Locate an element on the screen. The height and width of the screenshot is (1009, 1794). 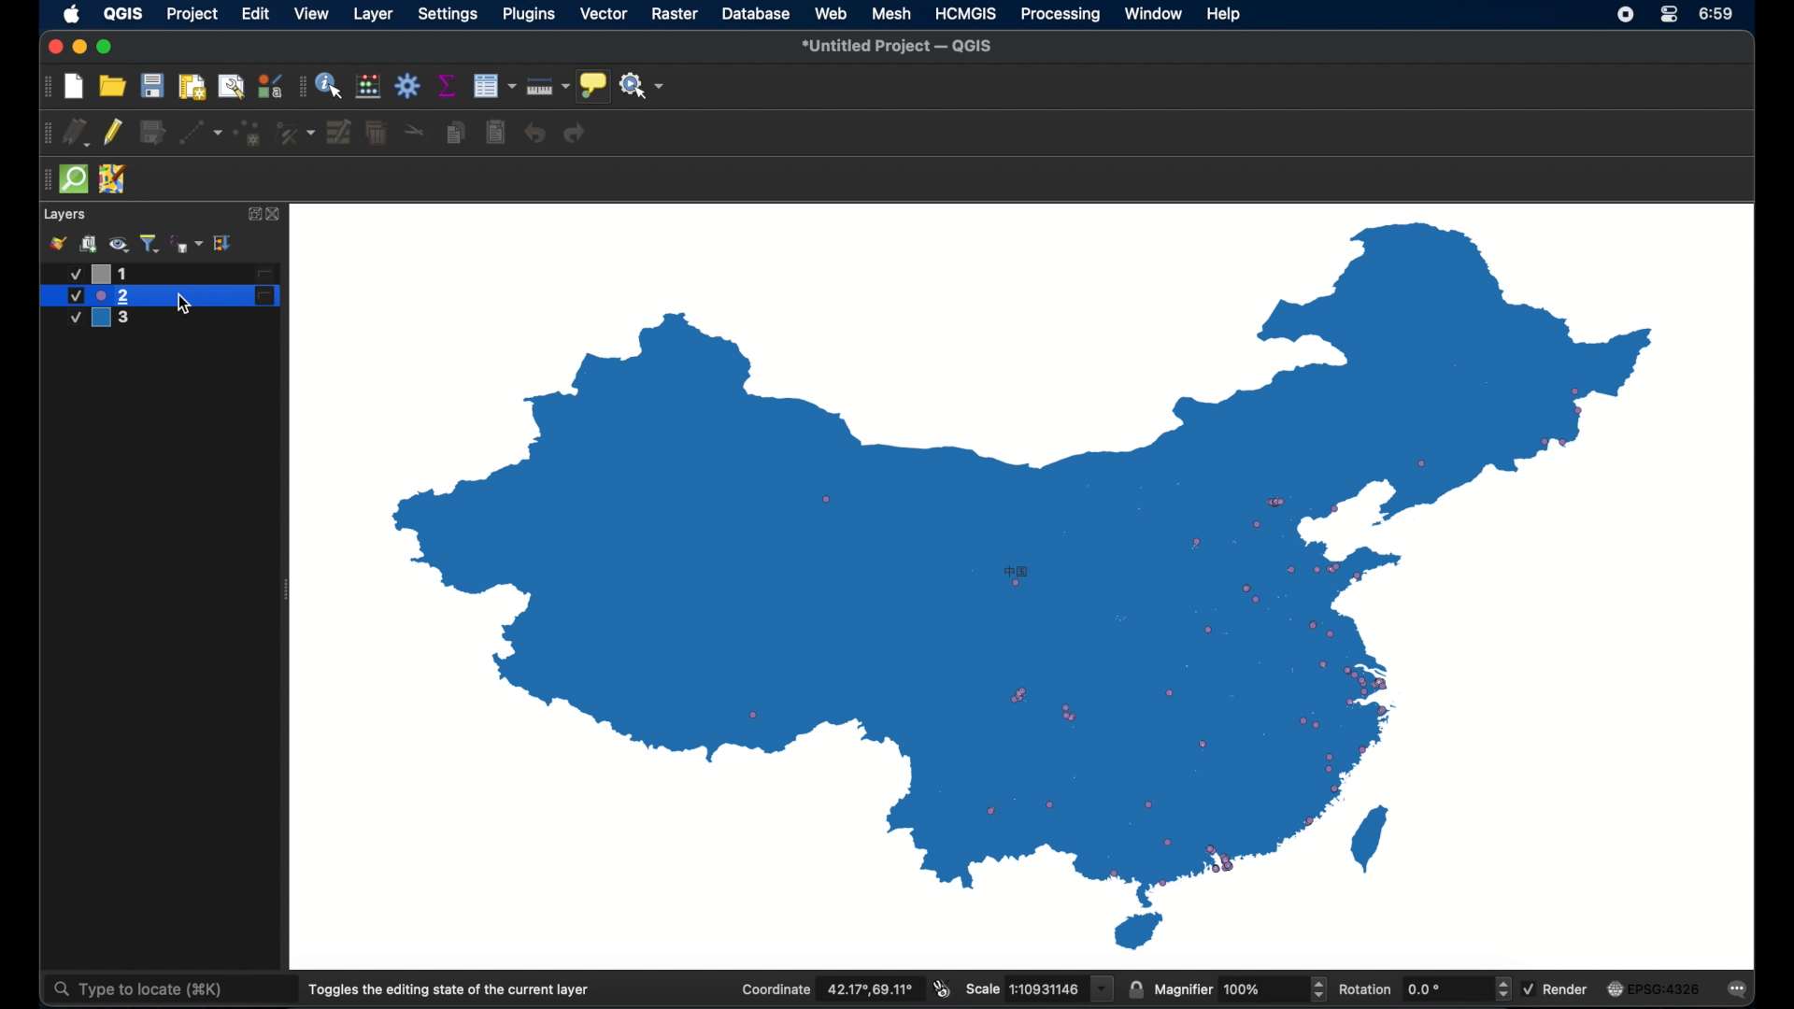
print layout is located at coordinates (192, 88).